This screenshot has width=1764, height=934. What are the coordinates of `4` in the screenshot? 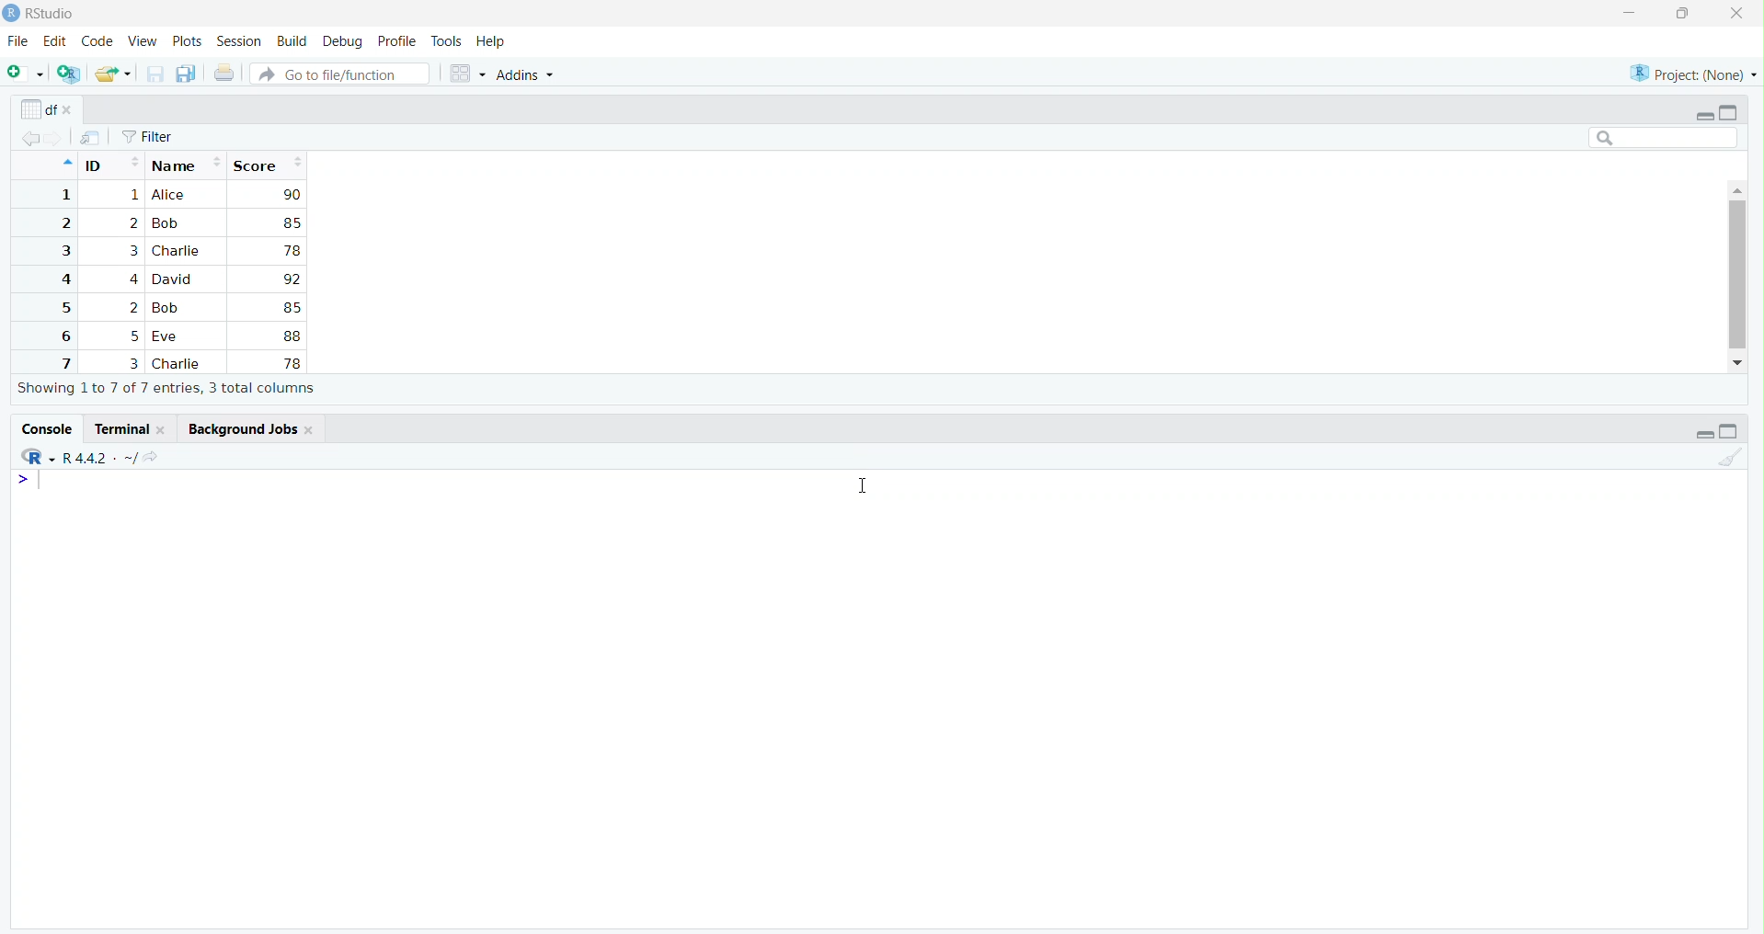 It's located at (63, 279).